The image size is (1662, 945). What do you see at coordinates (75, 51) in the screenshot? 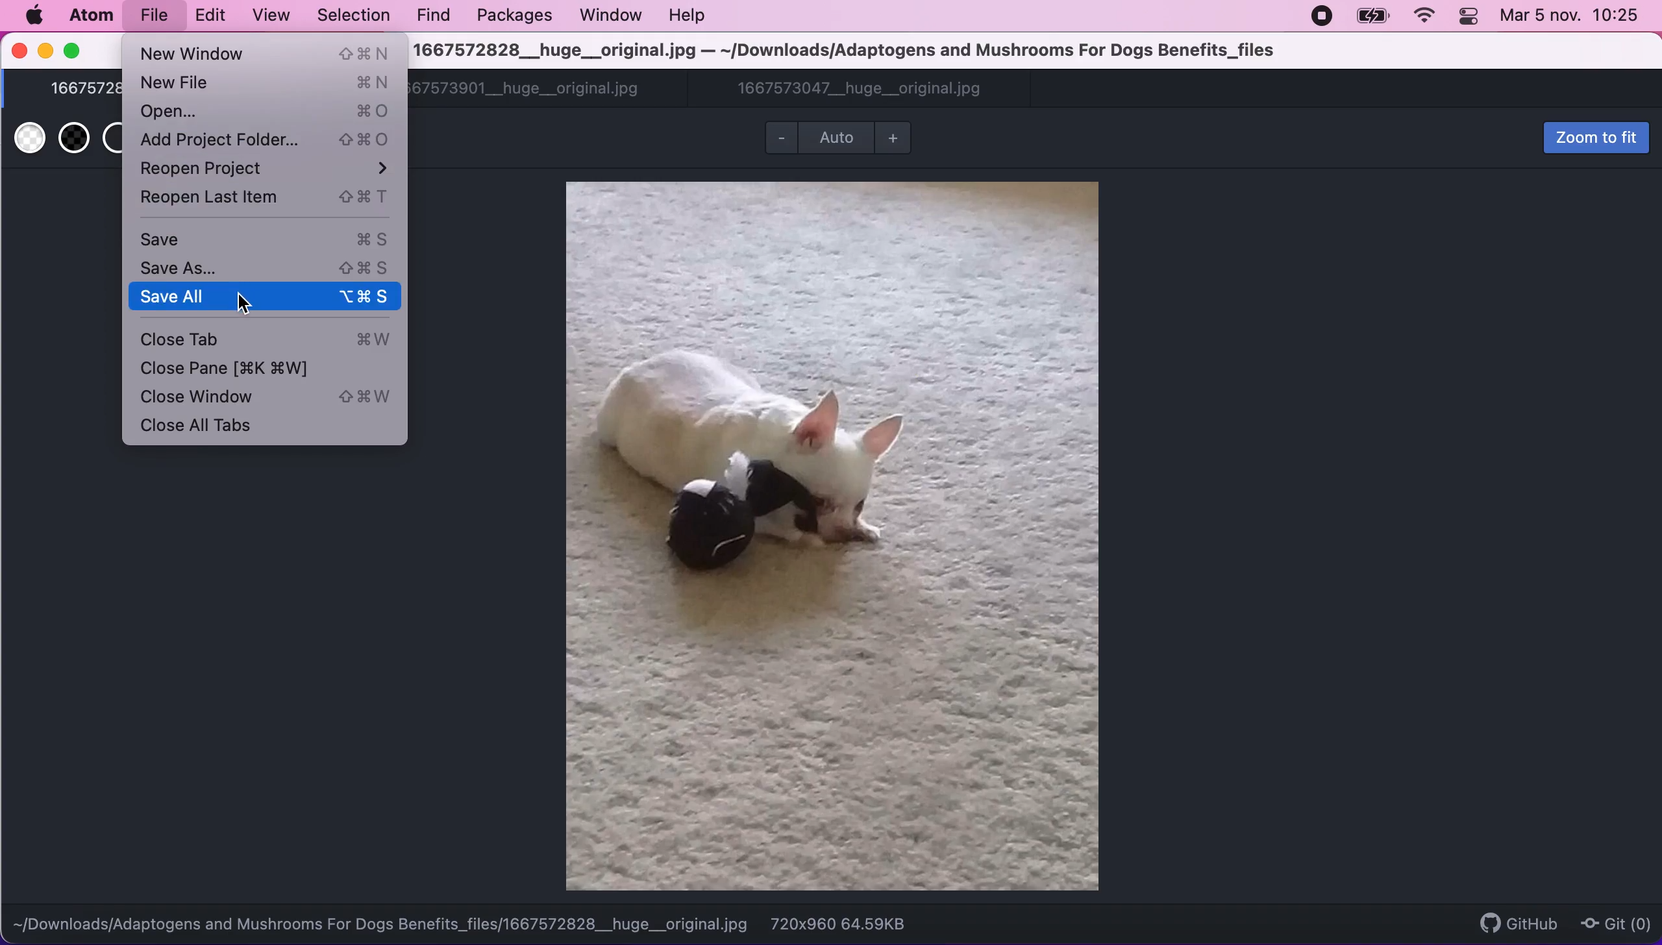
I see `maximize` at bounding box center [75, 51].